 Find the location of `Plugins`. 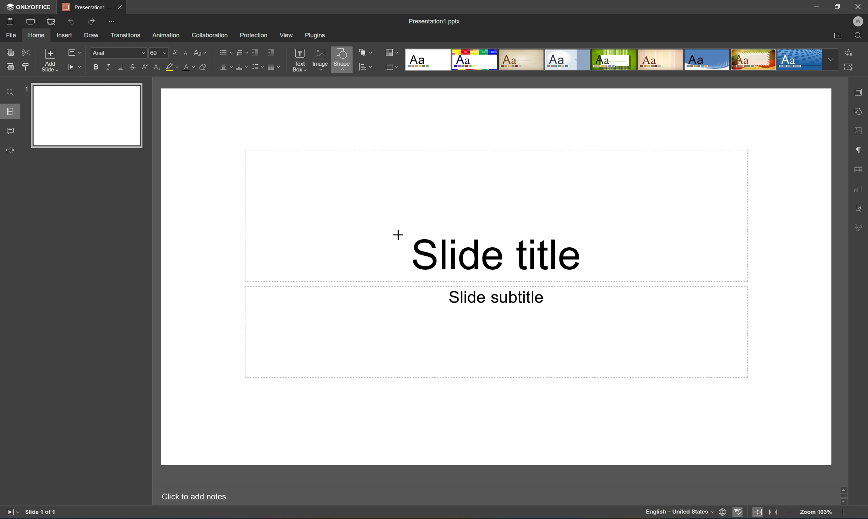

Plugins is located at coordinates (314, 35).